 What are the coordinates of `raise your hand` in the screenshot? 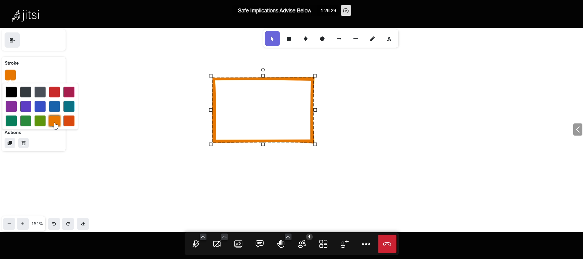 It's located at (281, 245).